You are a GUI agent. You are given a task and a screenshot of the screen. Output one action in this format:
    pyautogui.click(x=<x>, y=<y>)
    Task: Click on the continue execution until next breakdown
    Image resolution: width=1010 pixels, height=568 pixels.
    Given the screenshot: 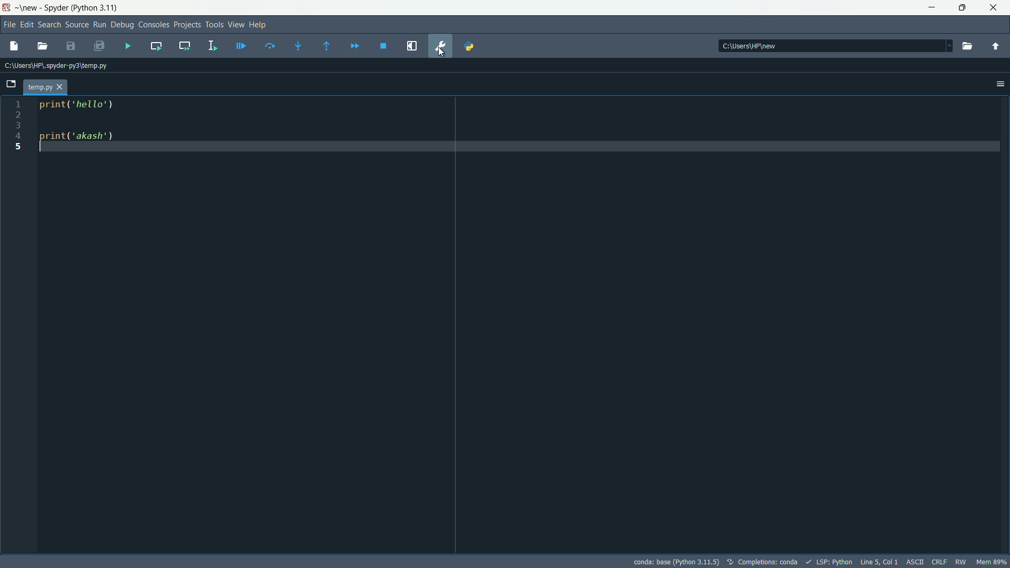 What is the action you would take?
    pyautogui.click(x=355, y=46)
    